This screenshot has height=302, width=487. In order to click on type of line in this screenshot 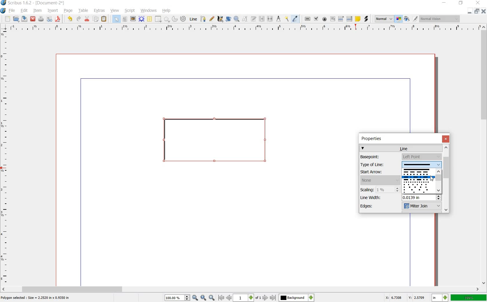, I will do `click(421, 164)`.